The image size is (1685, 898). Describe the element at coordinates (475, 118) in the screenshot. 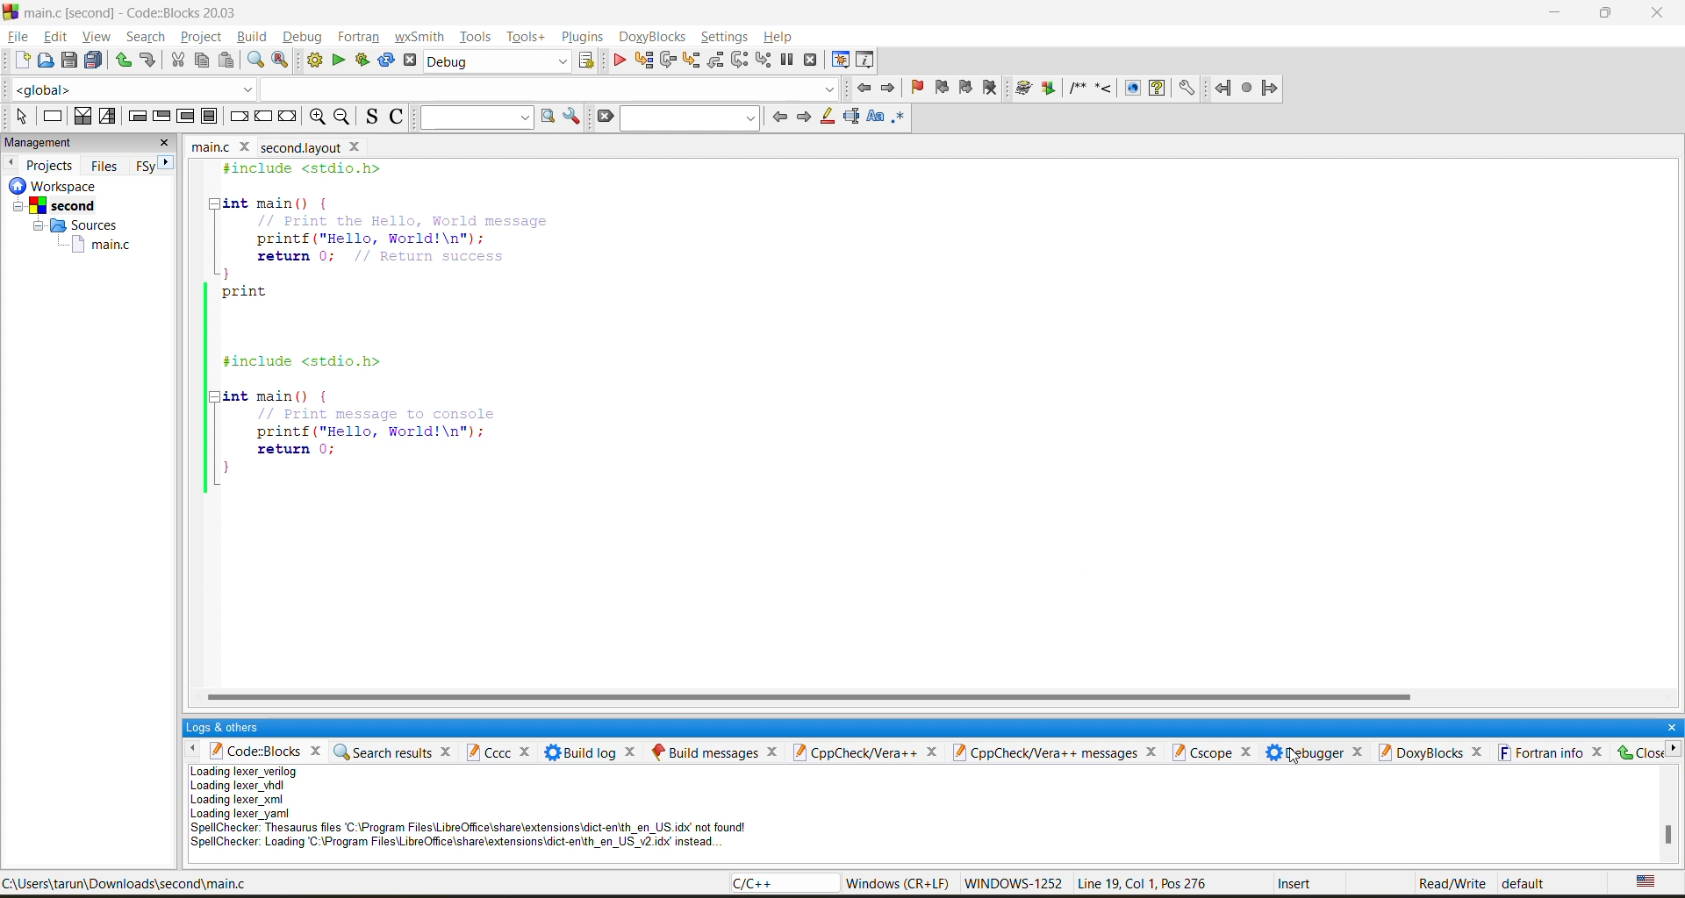

I see `text to search` at that location.